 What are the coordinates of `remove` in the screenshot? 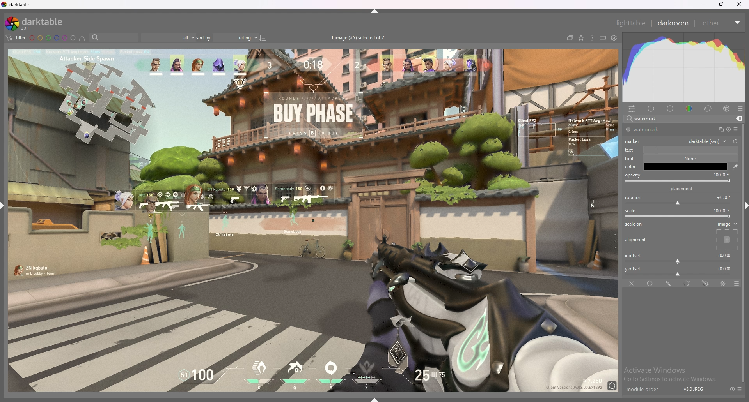 It's located at (738, 119).